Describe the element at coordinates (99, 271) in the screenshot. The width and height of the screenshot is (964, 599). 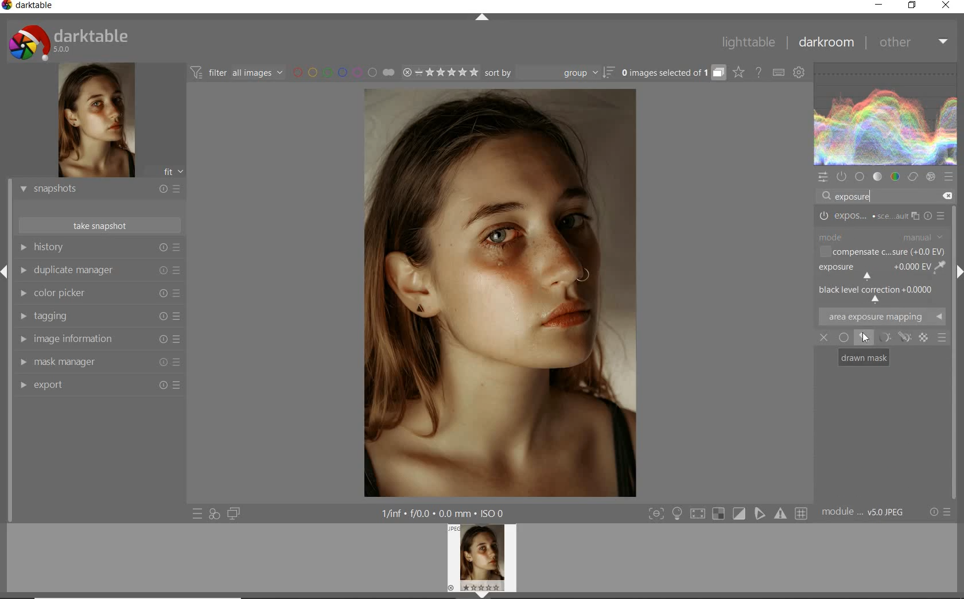
I see `duplicate manager` at that location.